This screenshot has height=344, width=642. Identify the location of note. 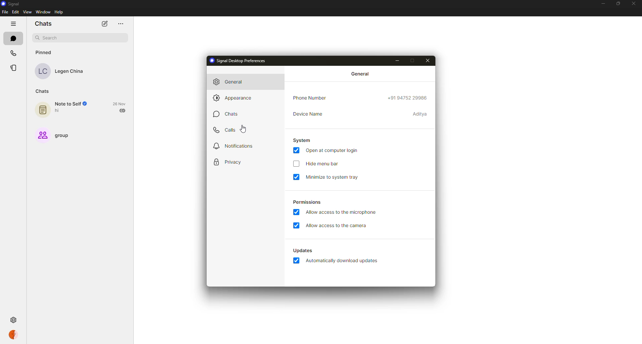
(43, 109).